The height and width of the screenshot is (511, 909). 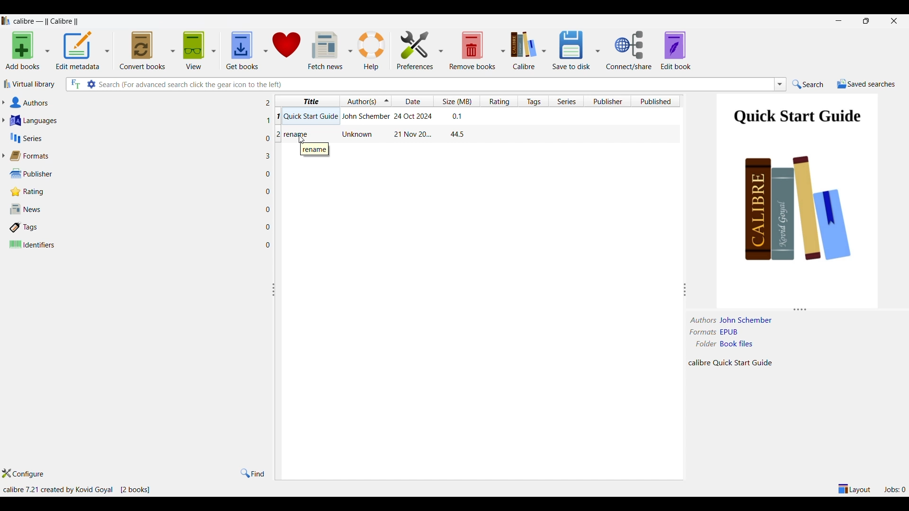 What do you see at coordinates (277, 343) in the screenshot?
I see `Change width of columns attached` at bounding box center [277, 343].